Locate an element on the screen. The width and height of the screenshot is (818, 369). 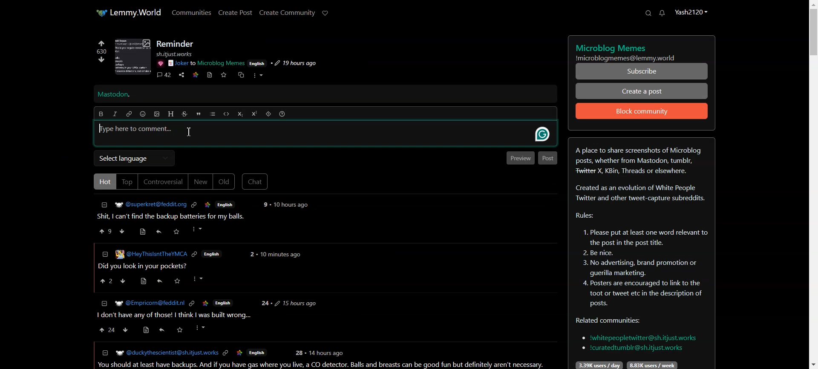
 is located at coordinates (293, 63).